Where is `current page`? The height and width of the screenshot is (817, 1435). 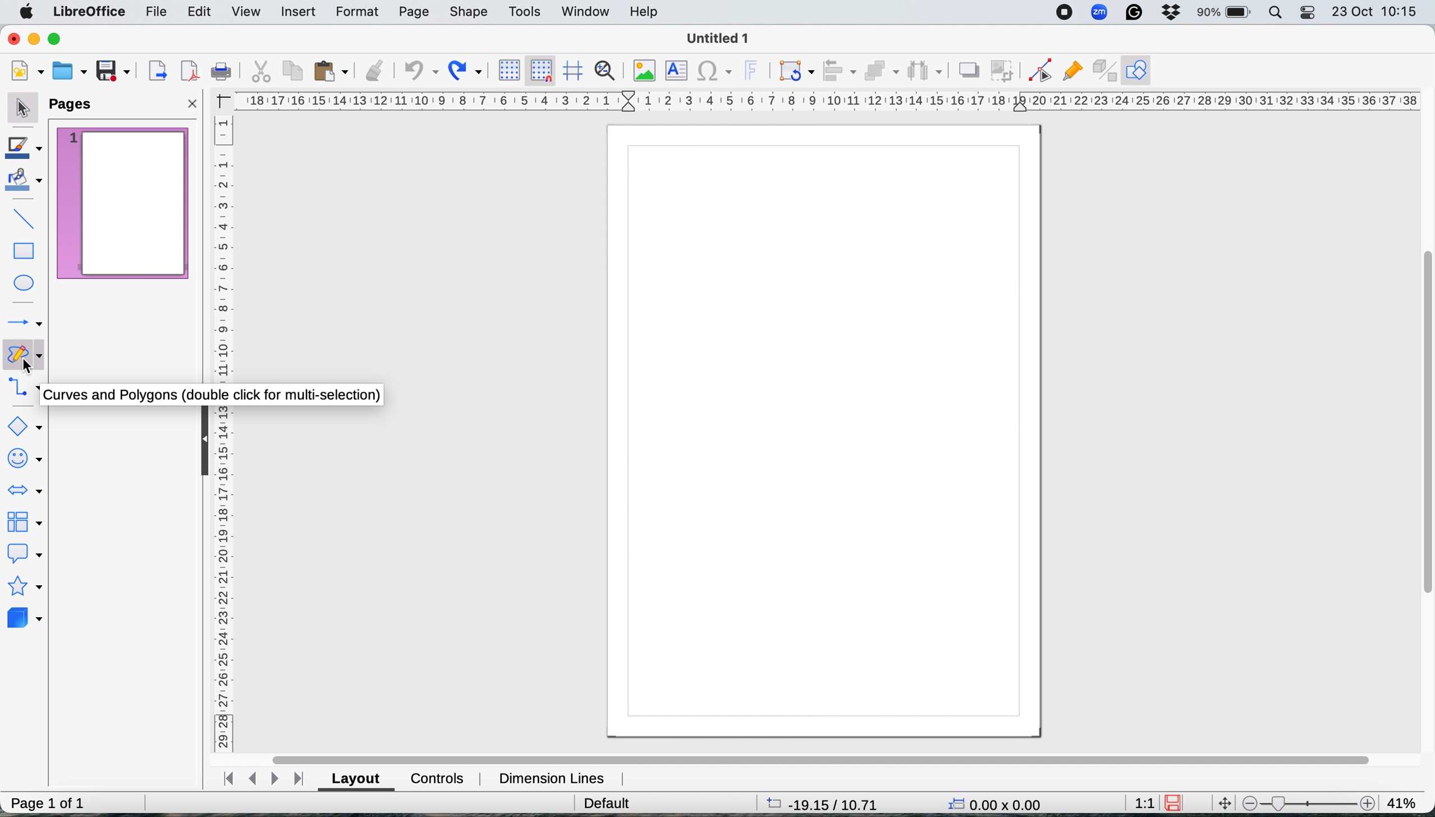 current page is located at coordinates (120, 205).